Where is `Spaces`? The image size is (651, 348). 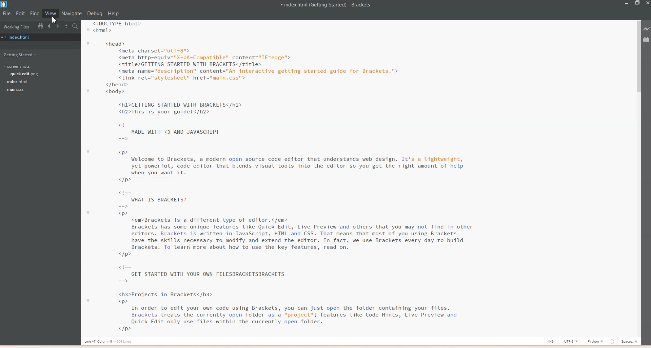
Spaces is located at coordinates (629, 341).